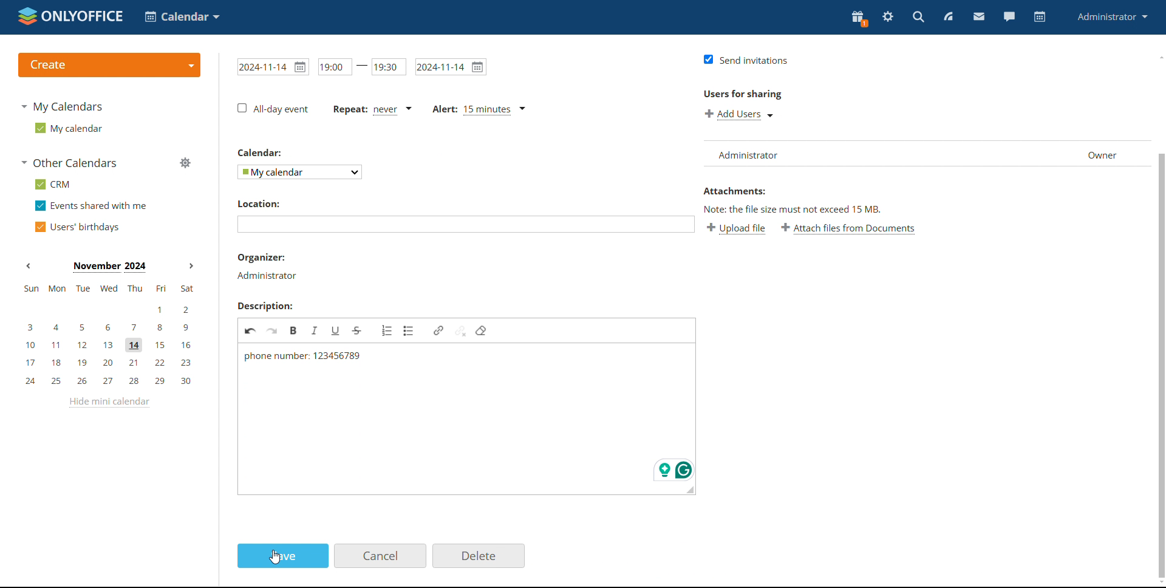 The image size is (1166, 588). Describe the element at coordinates (479, 110) in the screenshot. I see `text` at that location.